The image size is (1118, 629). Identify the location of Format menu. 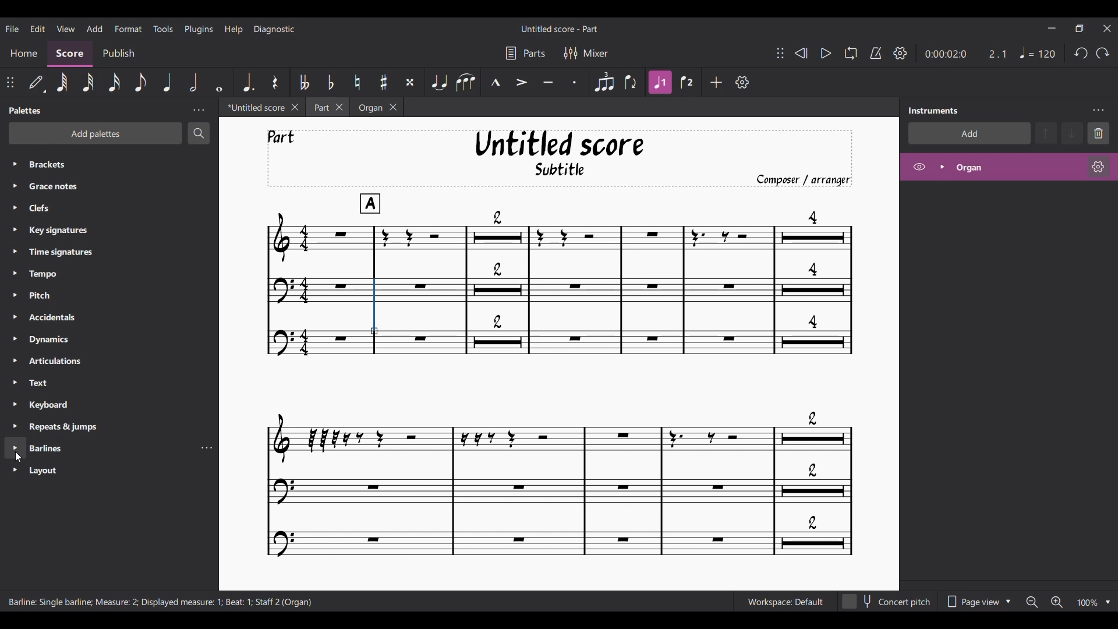
(129, 29).